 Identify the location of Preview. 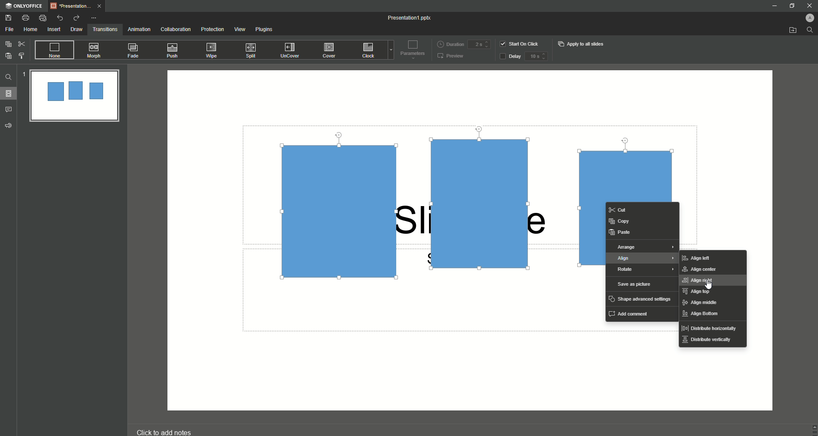
(451, 57).